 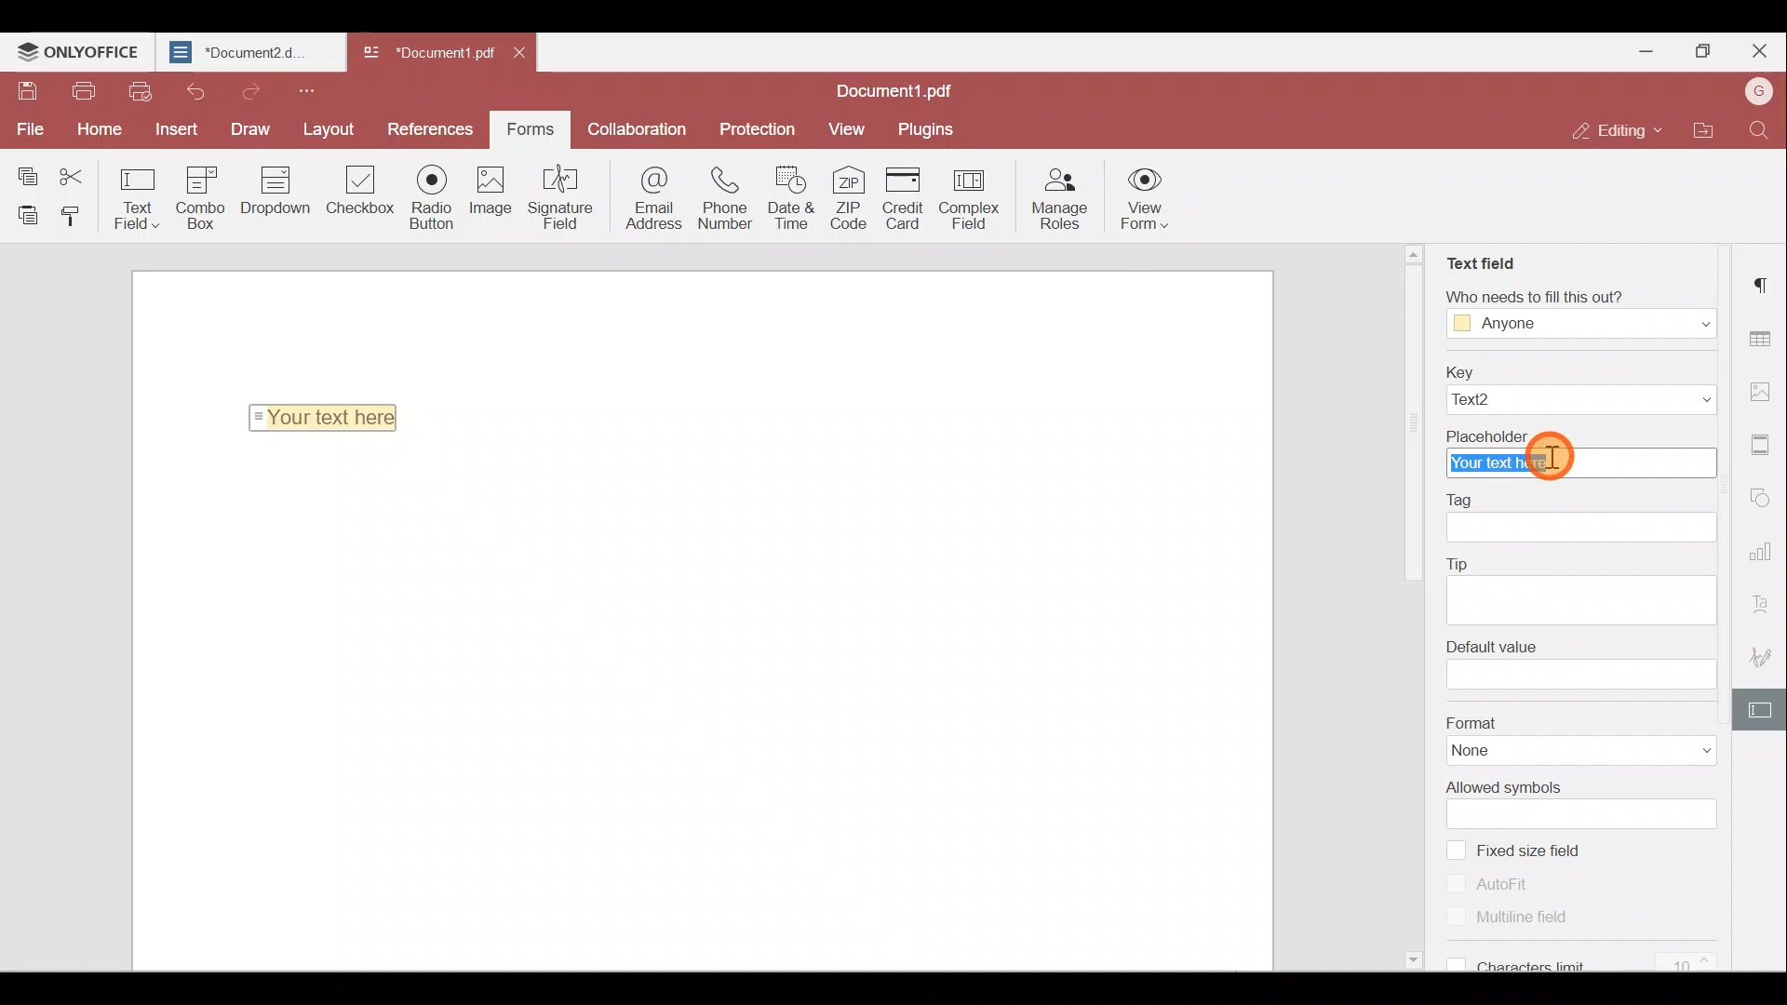 What do you see at coordinates (1455, 849) in the screenshot?
I see `checkbox` at bounding box center [1455, 849].